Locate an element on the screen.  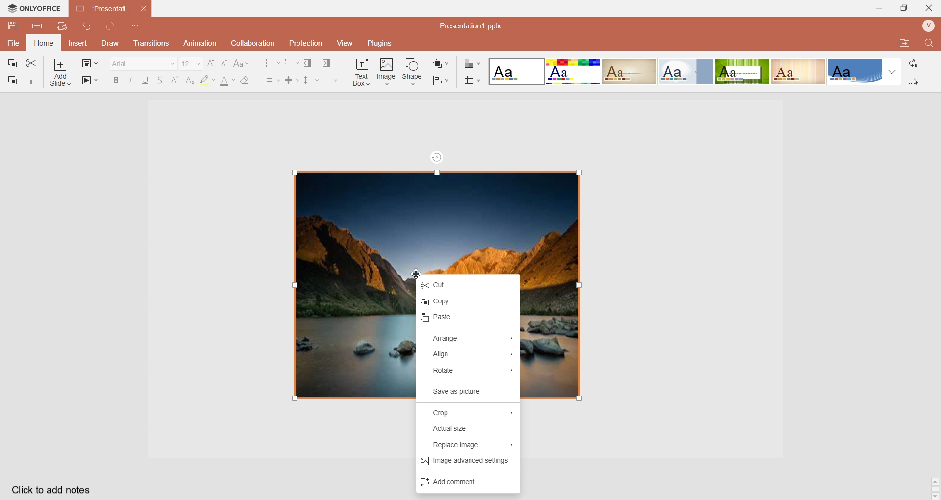
Current open document is located at coordinates (105, 9).